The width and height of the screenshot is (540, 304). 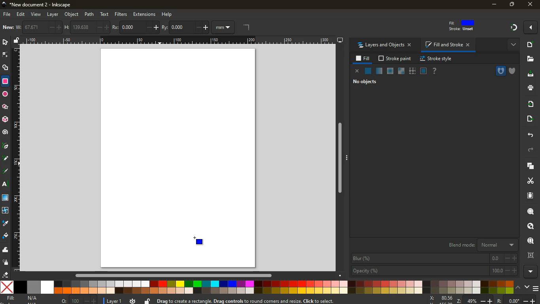 What do you see at coordinates (17, 41) in the screenshot?
I see `unlock` at bounding box center [17, 41].